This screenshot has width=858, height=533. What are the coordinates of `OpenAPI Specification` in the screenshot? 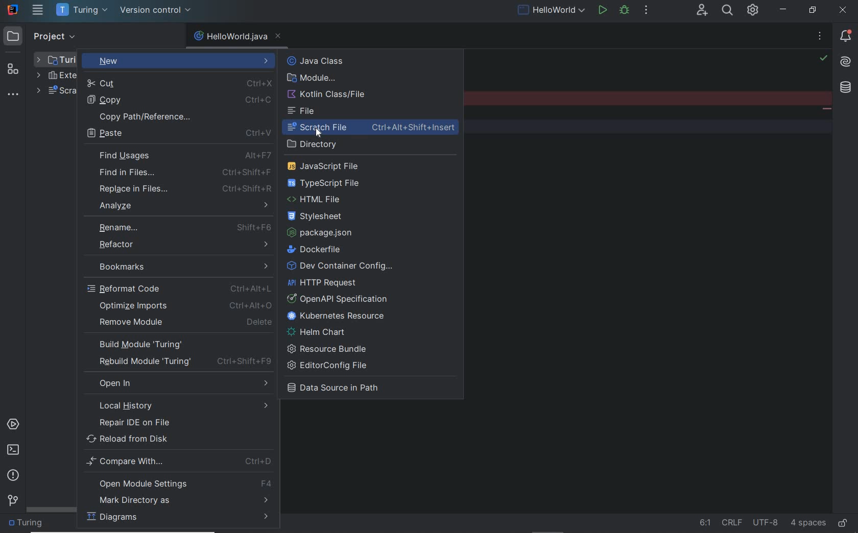 It's located at (341, 299).